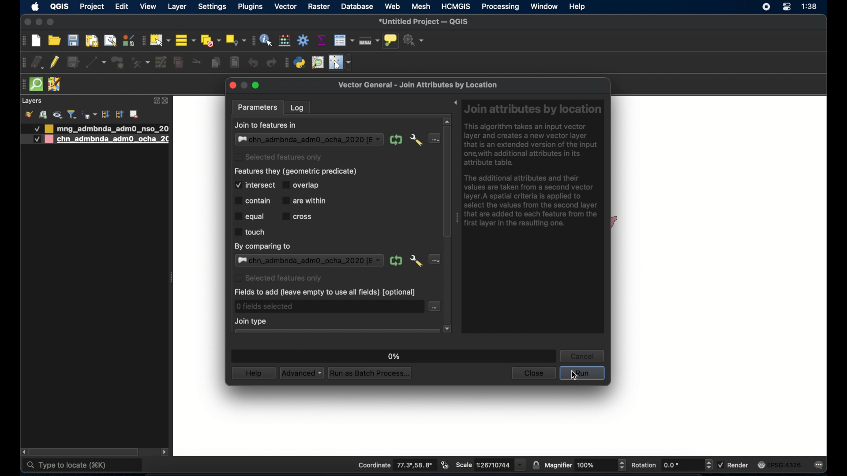 This screenshot has width=847, height=476. What do you see at coordinates (22, 84) in the screenshot?
I see `drag handle` at bounding box center [22, 84].